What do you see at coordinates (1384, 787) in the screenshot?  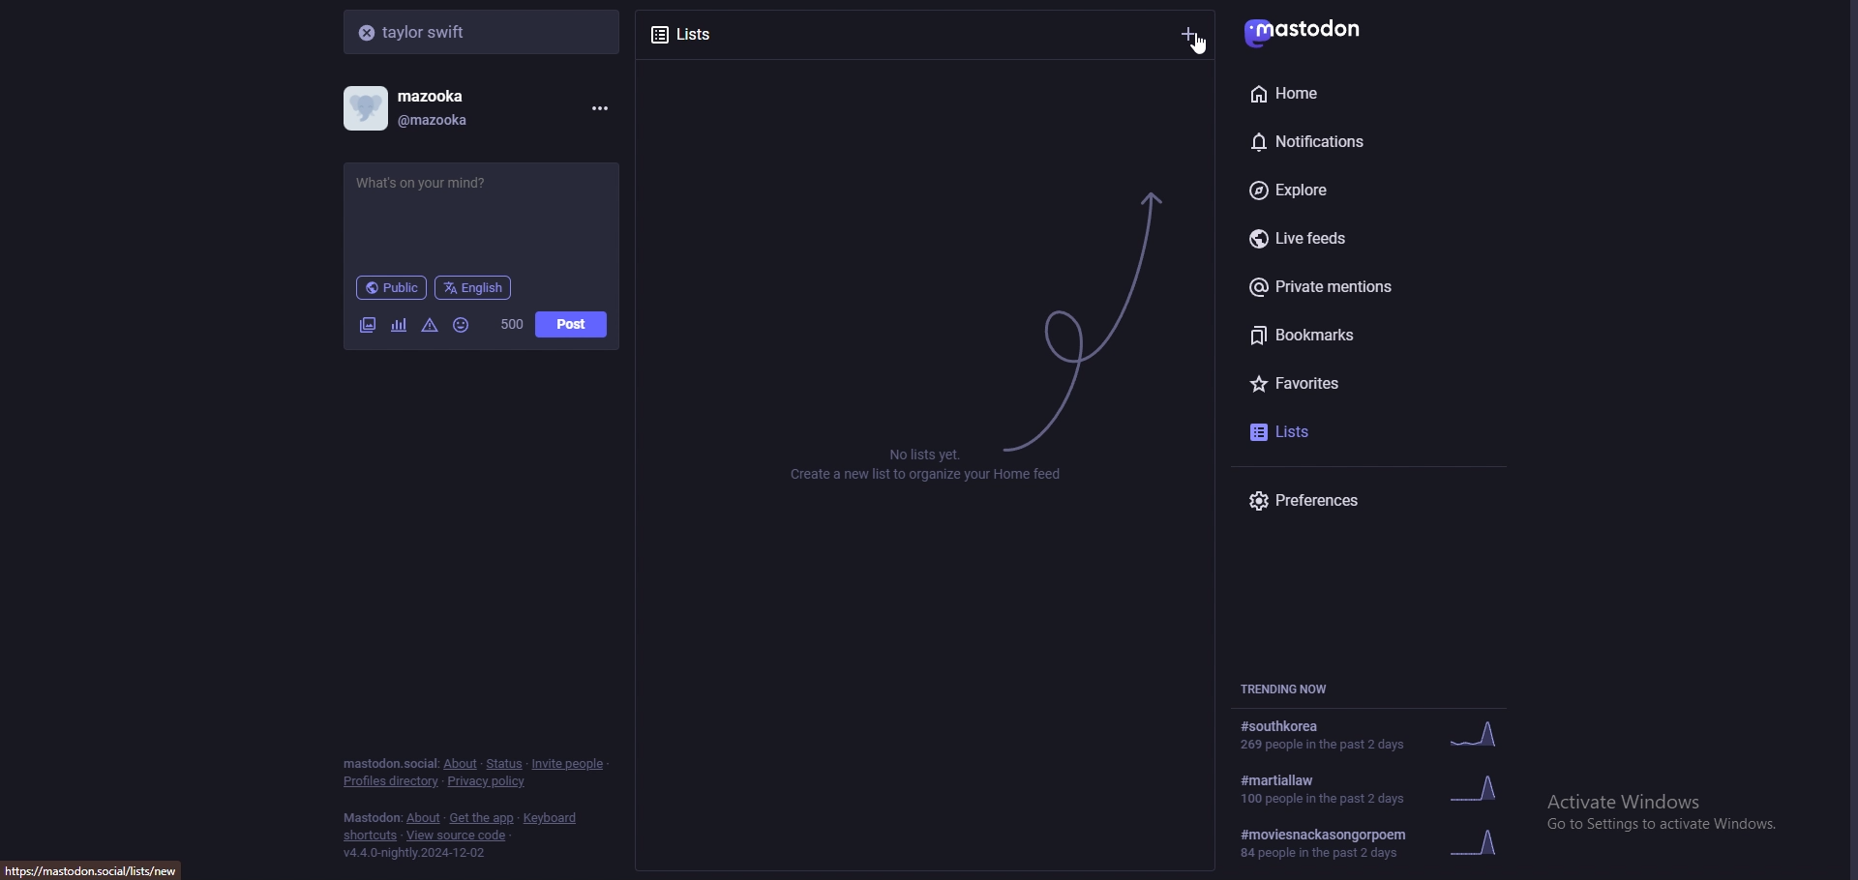 I see `trending` at bounding box center [1384, 787].